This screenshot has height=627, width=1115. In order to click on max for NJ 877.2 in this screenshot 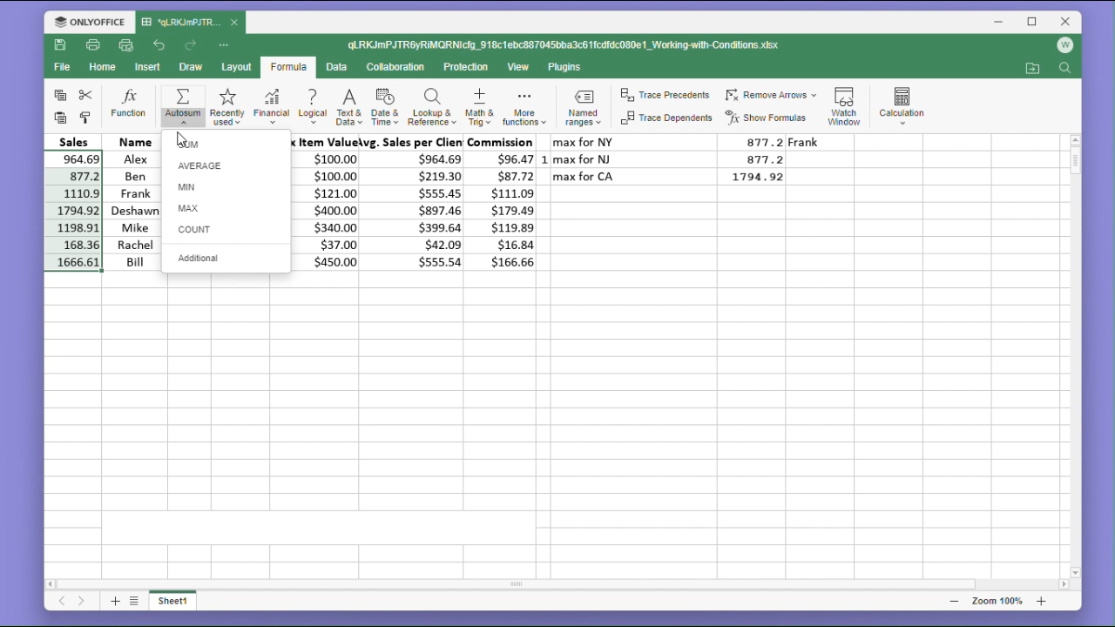, I will do `click(674, 158)`.